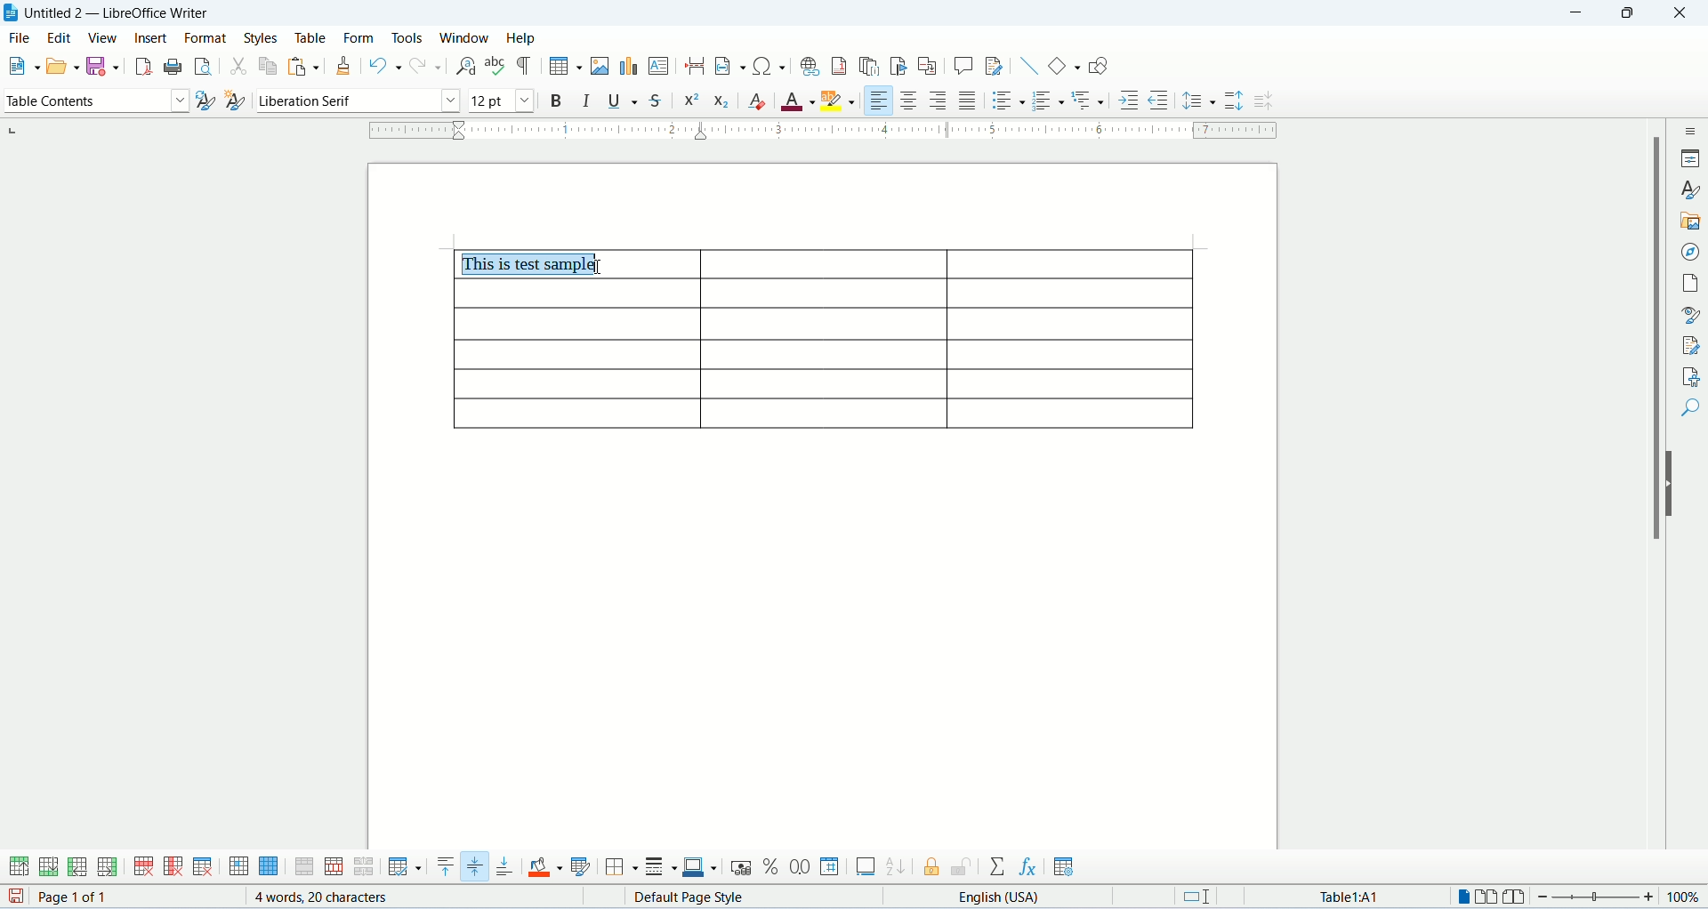 The height and width of the screenshot is (909, 1708). What do you see at coordinates (102, 38) in the screenshot?
I see `view` at bounding box center [102, 38].